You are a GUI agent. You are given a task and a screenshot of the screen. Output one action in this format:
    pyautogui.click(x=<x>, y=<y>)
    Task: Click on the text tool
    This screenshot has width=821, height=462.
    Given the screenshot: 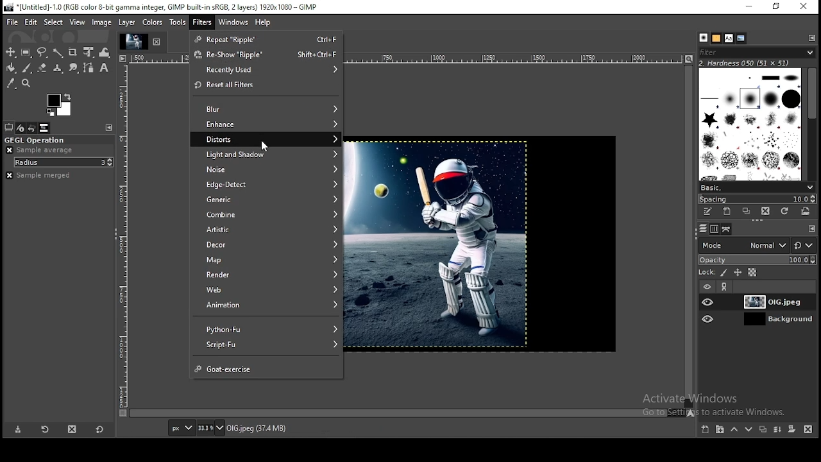 What is the action you would take?
    pyautogui.click(x=104, y=68)
    